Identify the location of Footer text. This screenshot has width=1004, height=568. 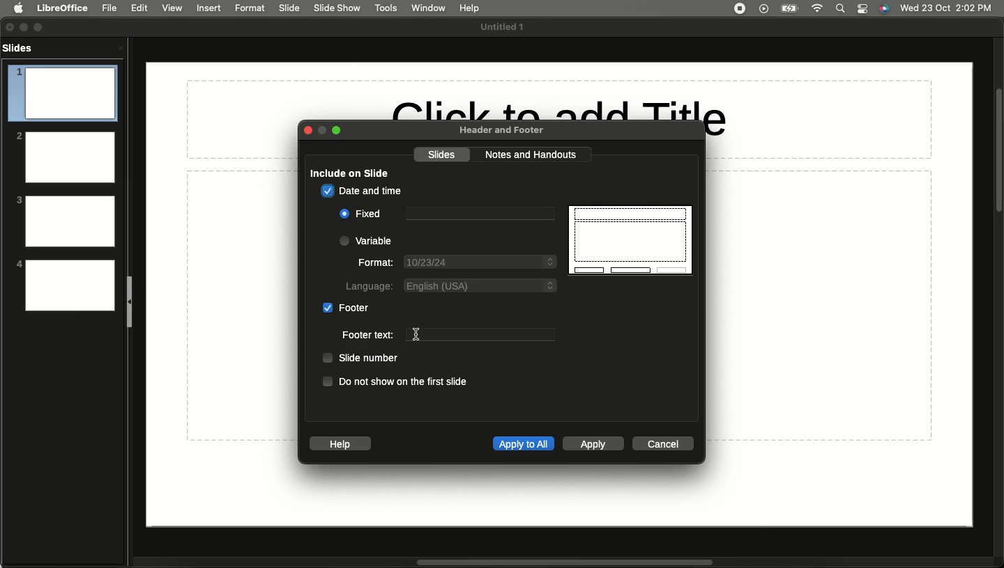
(367, 335).